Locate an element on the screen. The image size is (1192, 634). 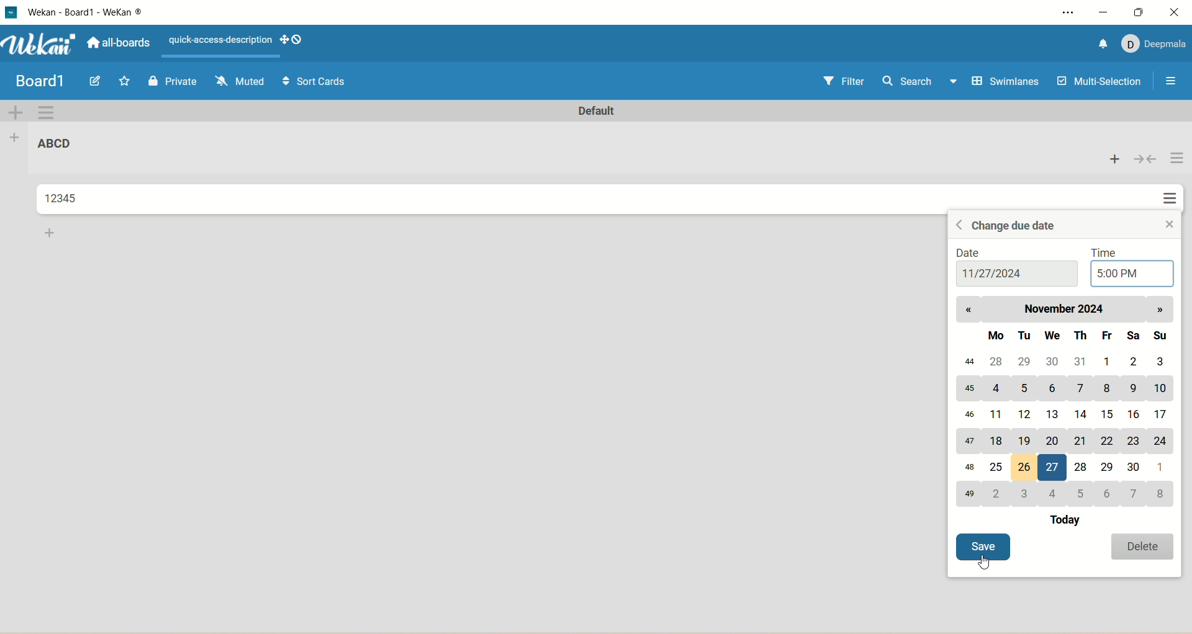
add is located at coordinates (1116, 158).